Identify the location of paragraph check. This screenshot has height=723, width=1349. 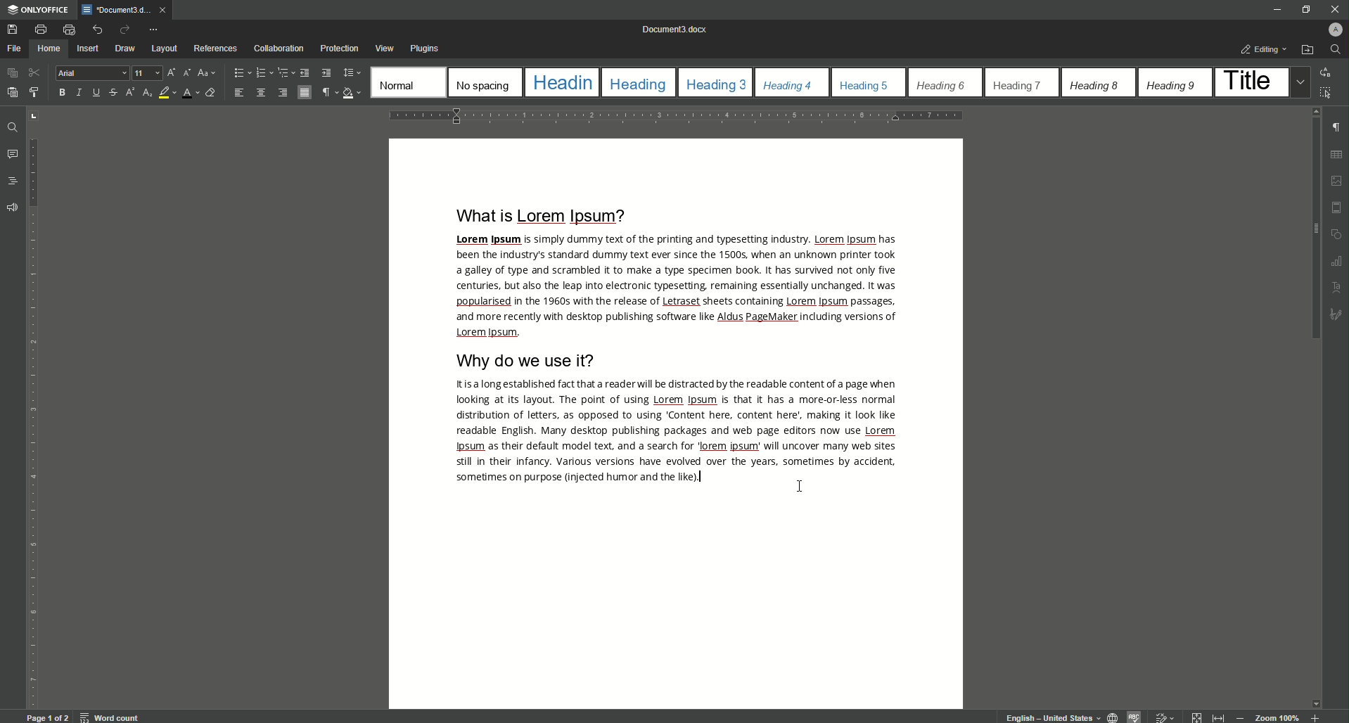
(1340, 124).